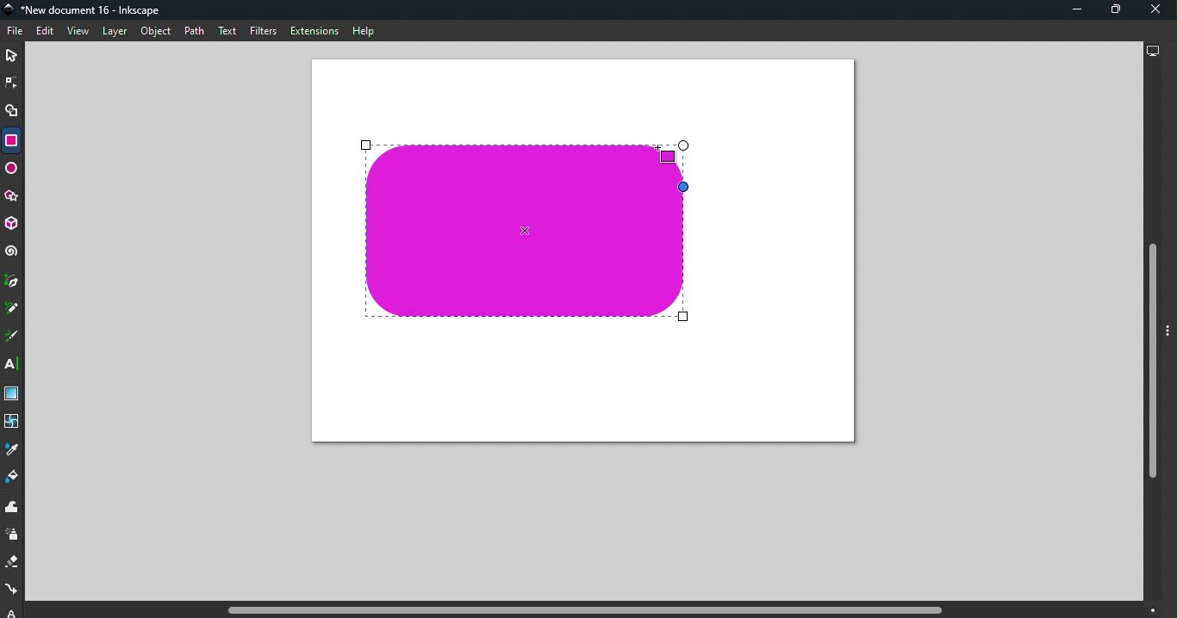 The image size is (1177, 618). Describe the element at coordinates (1151, 333) in the screenshot. I see `Vertical scroll bar` at that location.